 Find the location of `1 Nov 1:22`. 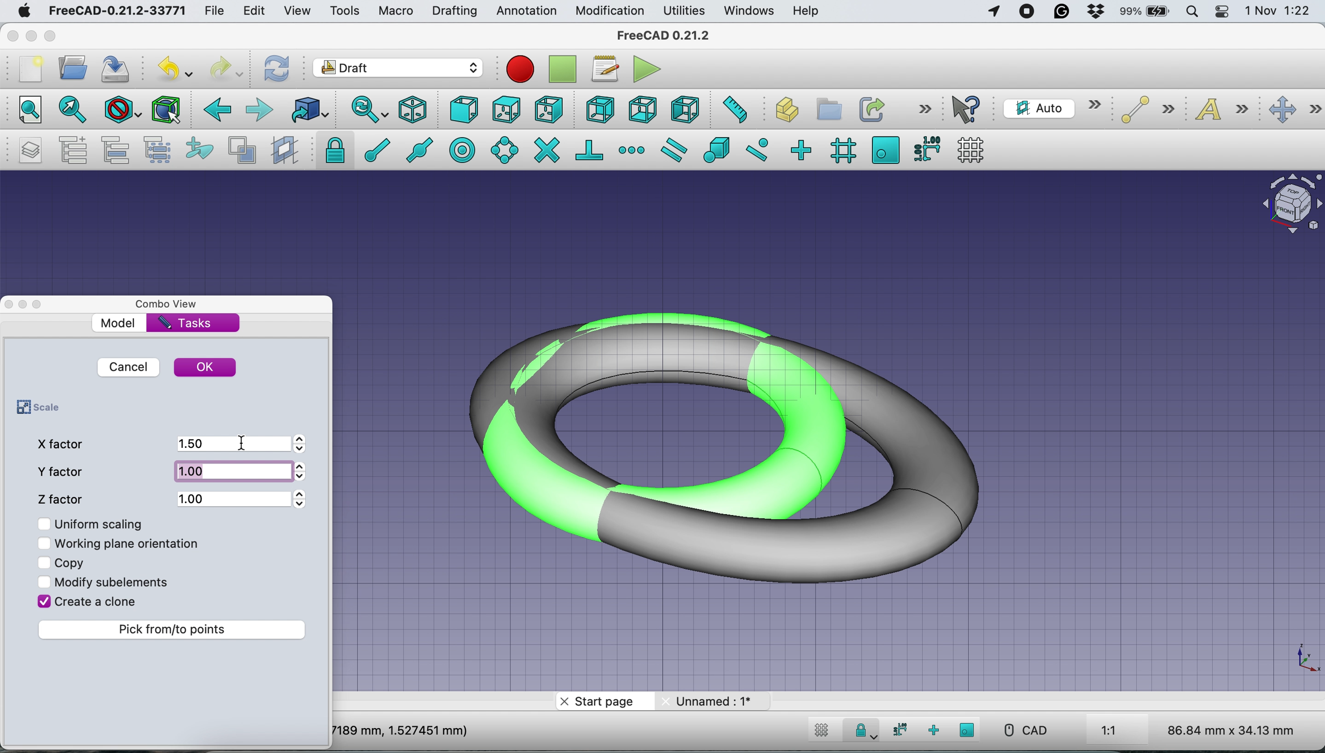

1 Nov 1:22 is located at coordinates (1276, 11).